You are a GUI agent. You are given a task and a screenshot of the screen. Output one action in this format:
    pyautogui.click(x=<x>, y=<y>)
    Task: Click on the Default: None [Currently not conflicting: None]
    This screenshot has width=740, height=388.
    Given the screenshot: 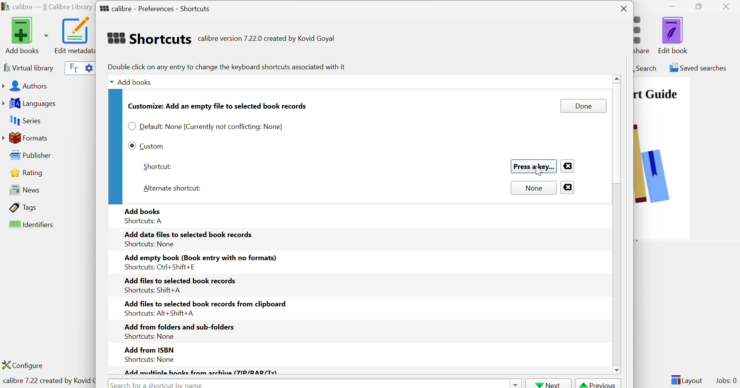 What is the action you would take?
    pyautogui.click(x=212, y=127)
    